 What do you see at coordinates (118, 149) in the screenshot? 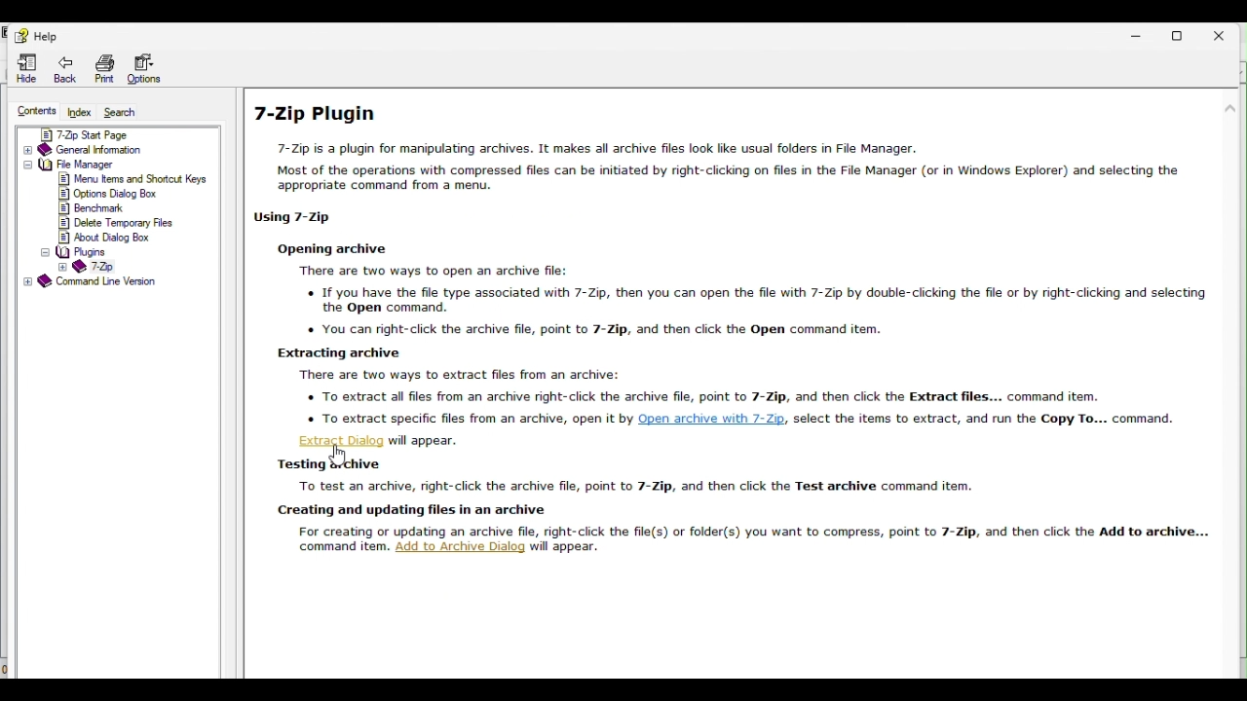
I see `General information` at bounding box center [118, 149].